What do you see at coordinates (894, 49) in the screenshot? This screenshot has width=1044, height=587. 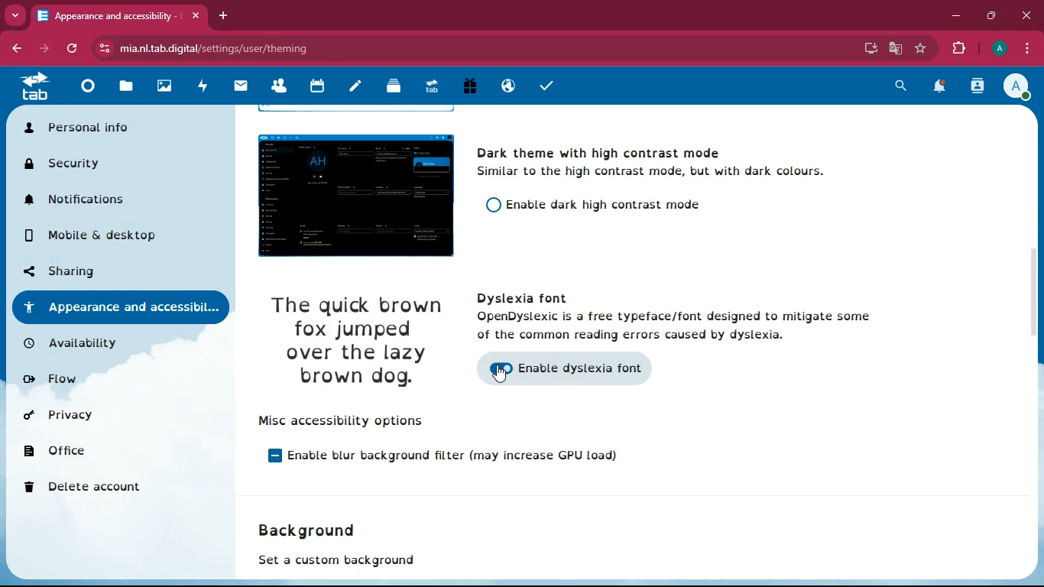 I see `google translate` at bounding box center [894, 49].